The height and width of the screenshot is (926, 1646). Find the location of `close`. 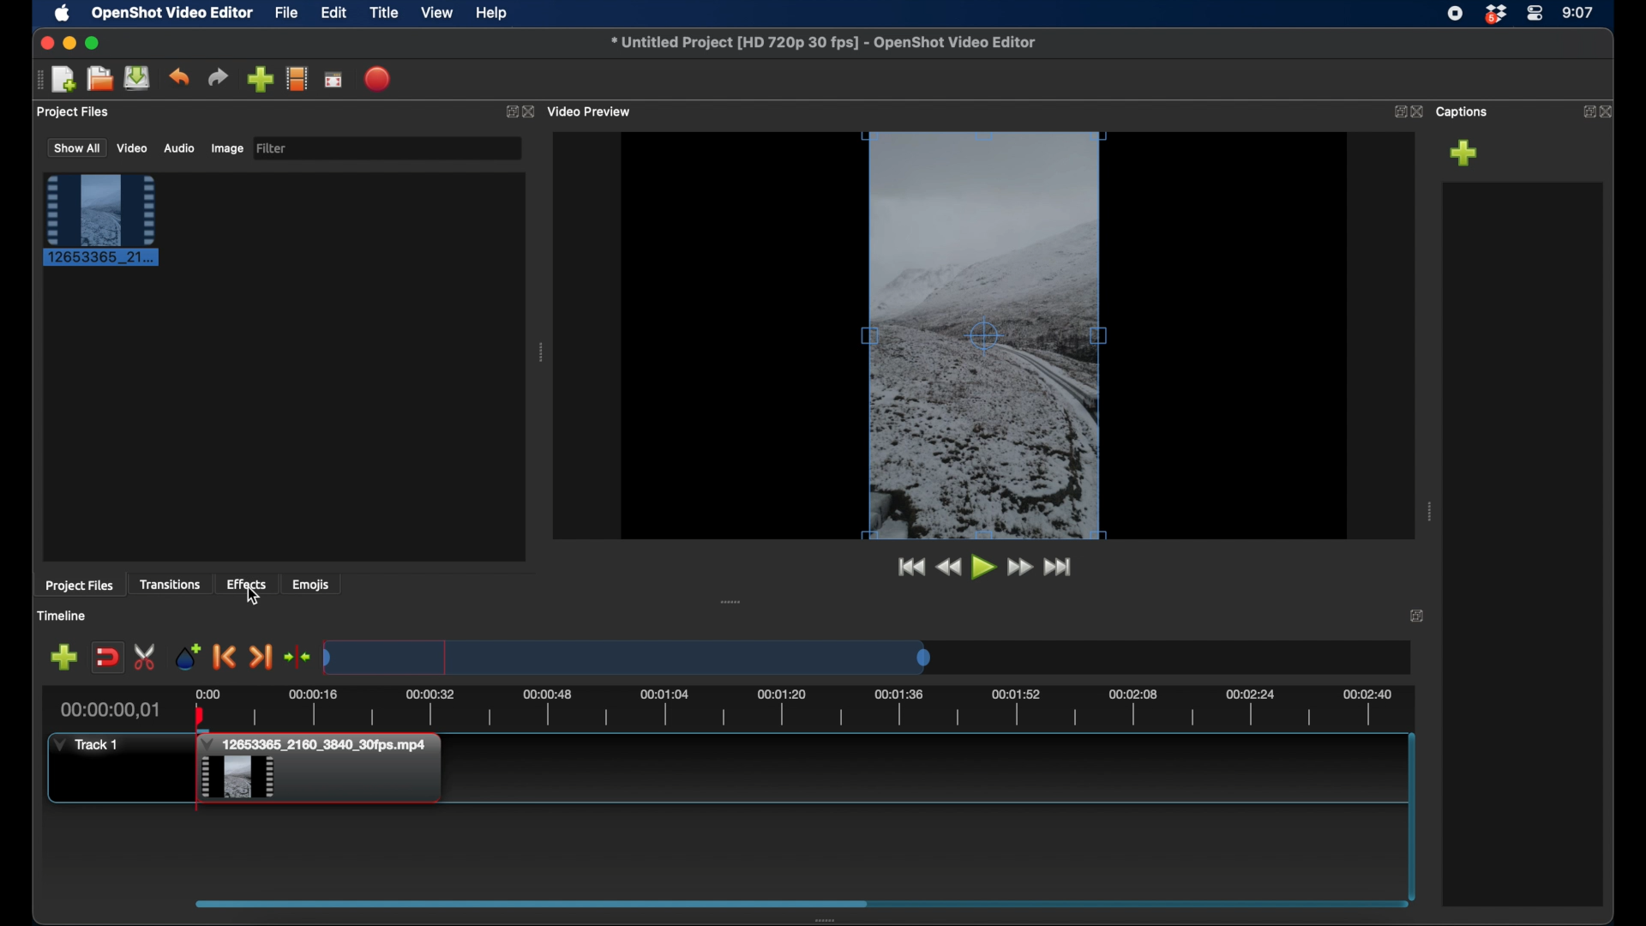

close is located at coordinates (45, 43).